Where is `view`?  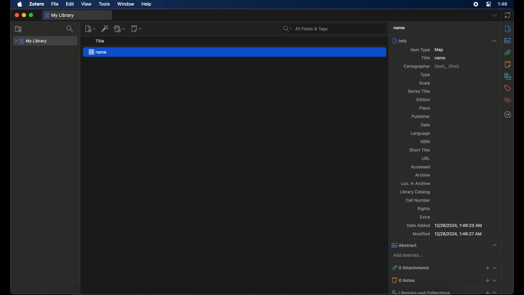 view is located at coordinates (87, 4).